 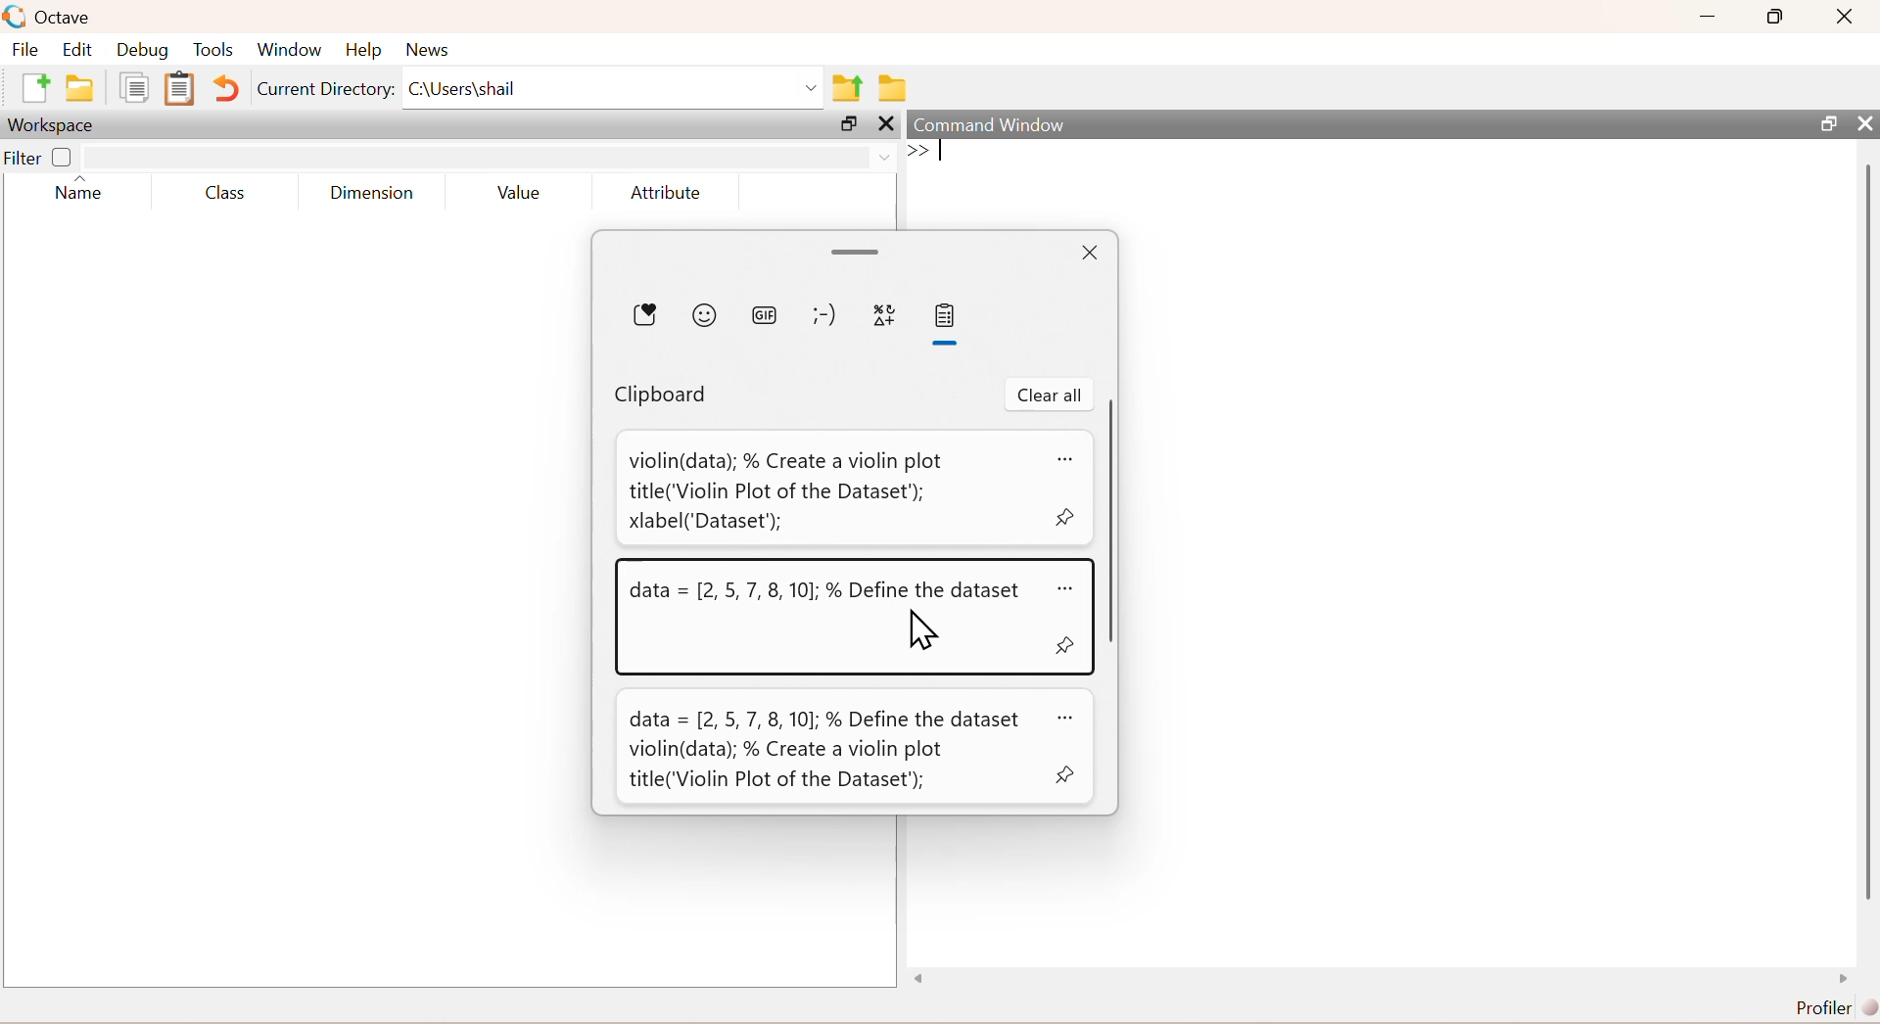 What do you see at coordinates (992, 124) in the screenshot?
I see `command window` at bounding box center [992, 124].